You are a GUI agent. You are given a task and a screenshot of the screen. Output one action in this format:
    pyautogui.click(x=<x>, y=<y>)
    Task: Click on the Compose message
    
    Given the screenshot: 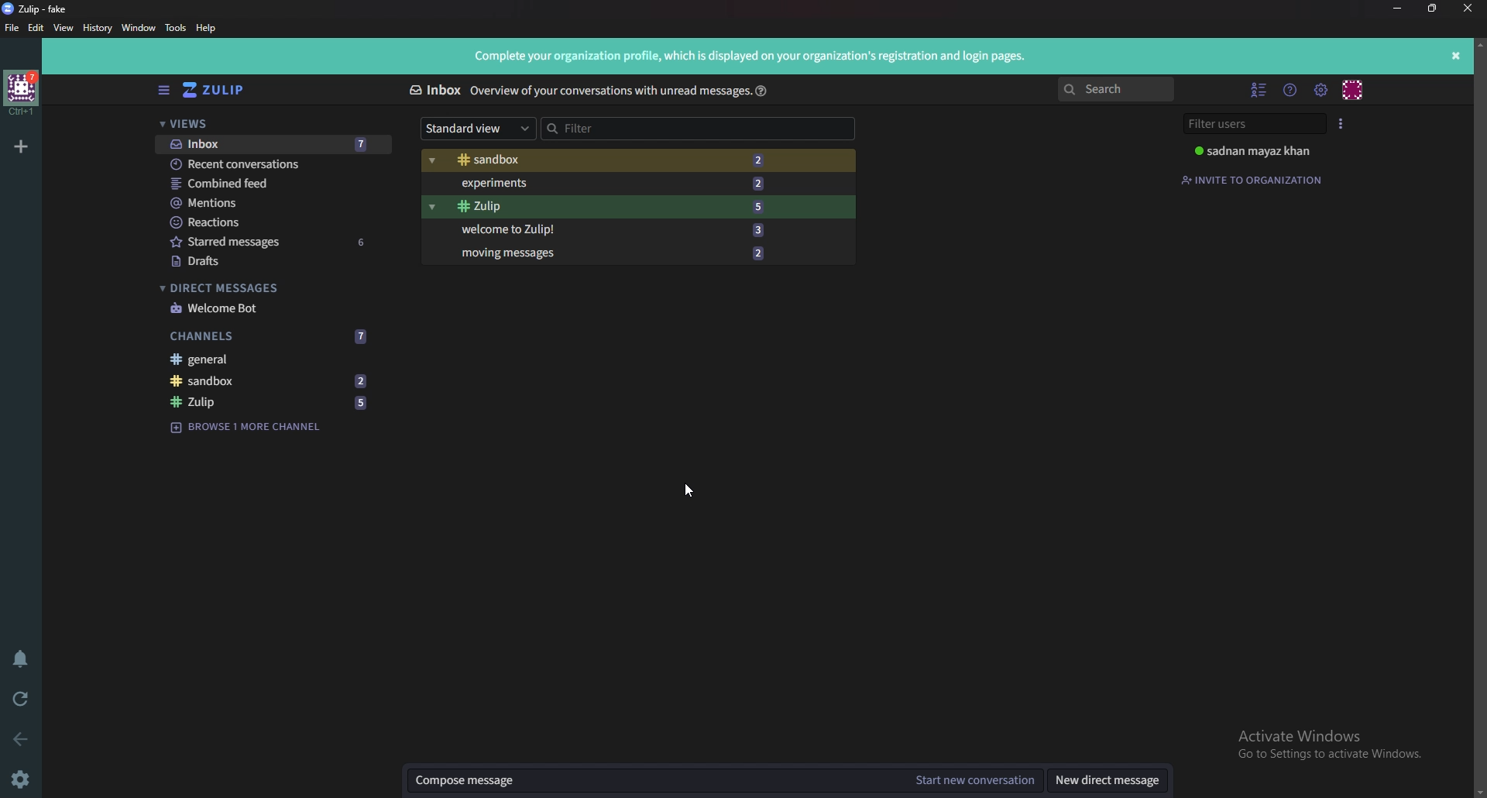 What is the action you would take?
    pyautogui.click(x=657, y=780)
    